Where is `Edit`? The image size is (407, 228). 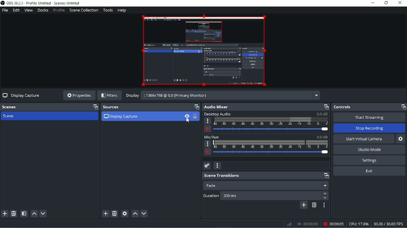
Edit is located at coordinates (16, 10).